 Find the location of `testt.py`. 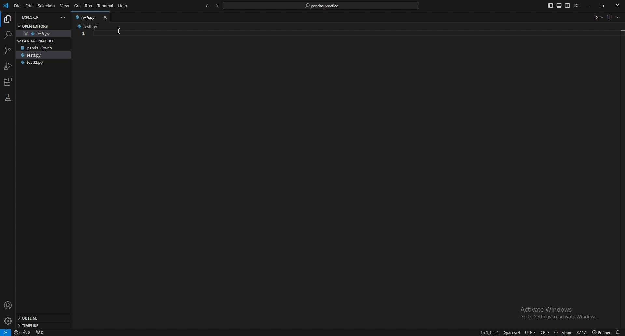

testt.py is located at coordinates (86, 17).